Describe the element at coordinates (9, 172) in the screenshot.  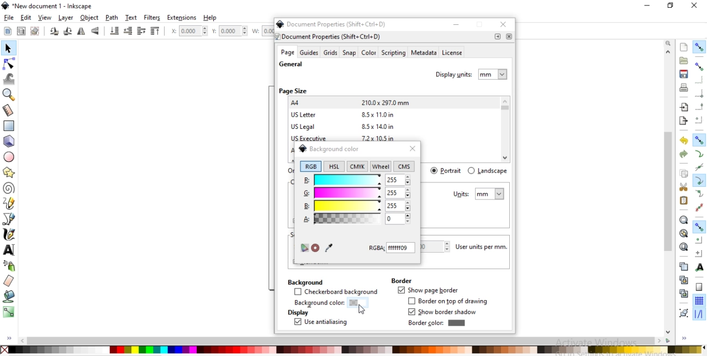
I see `create stars and polygons` at that location.